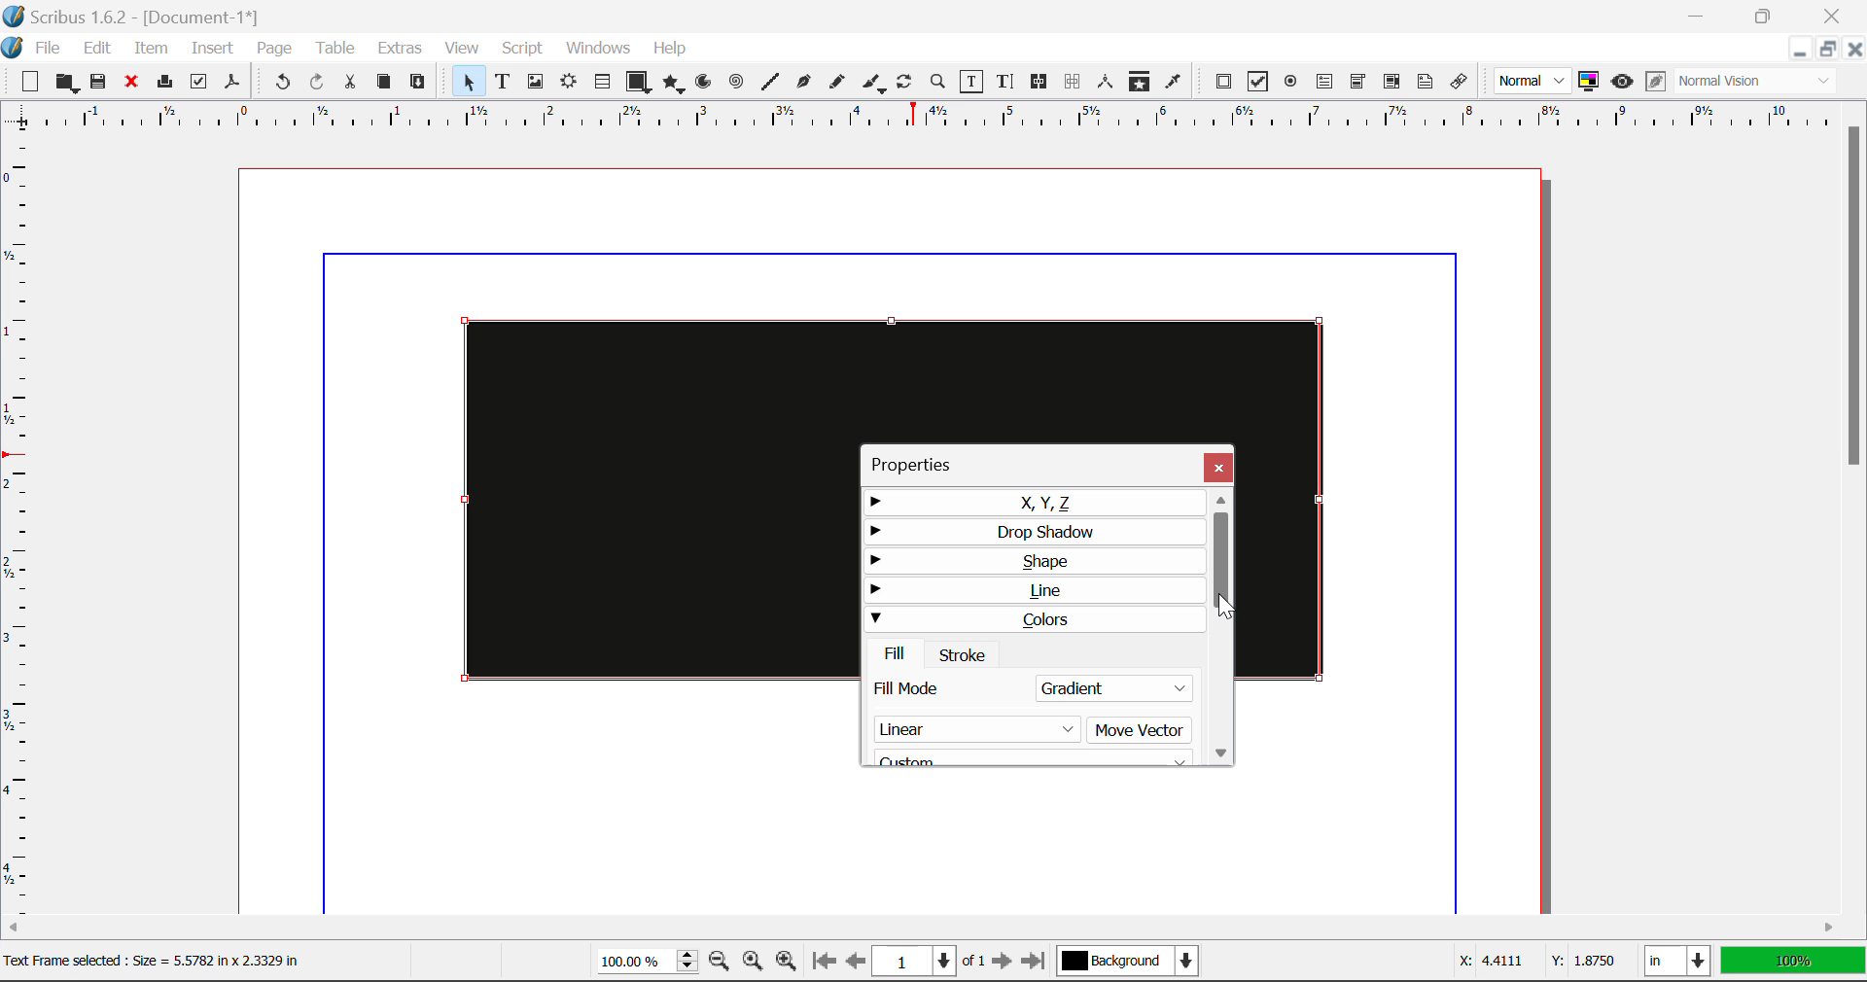 The height and width of the screenshot is (982, 1867). What do you see at coordinates (933, 123) in the screenshot?
I see `Vertical Page Margins` at bounding box center [933, 123].